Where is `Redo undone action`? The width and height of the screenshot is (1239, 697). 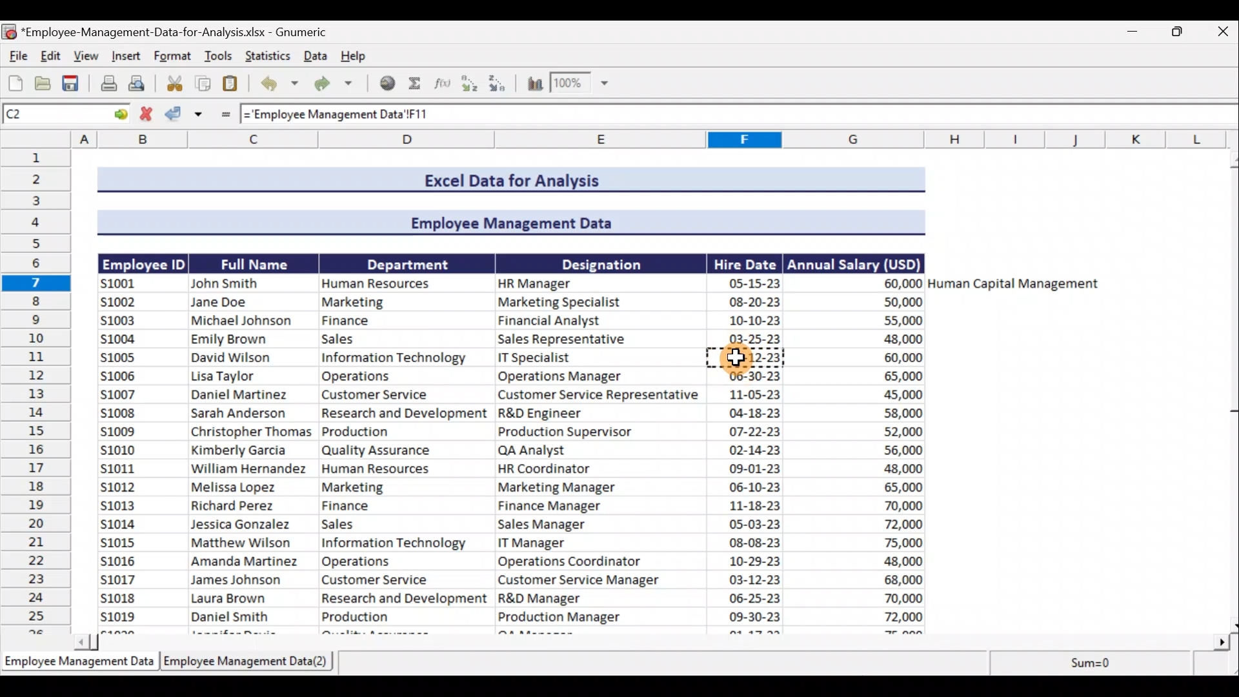
Redo undone action is located at coordinates (339, 86).